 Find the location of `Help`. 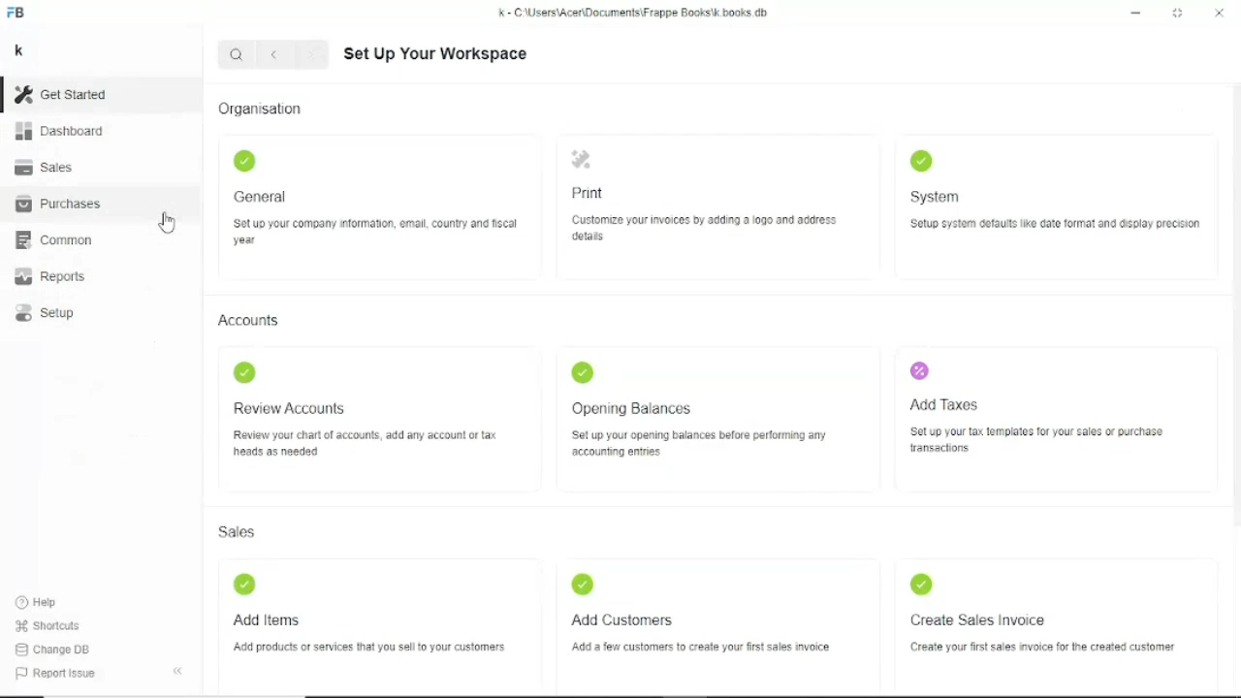

Help is located at coordinates (38, 601).